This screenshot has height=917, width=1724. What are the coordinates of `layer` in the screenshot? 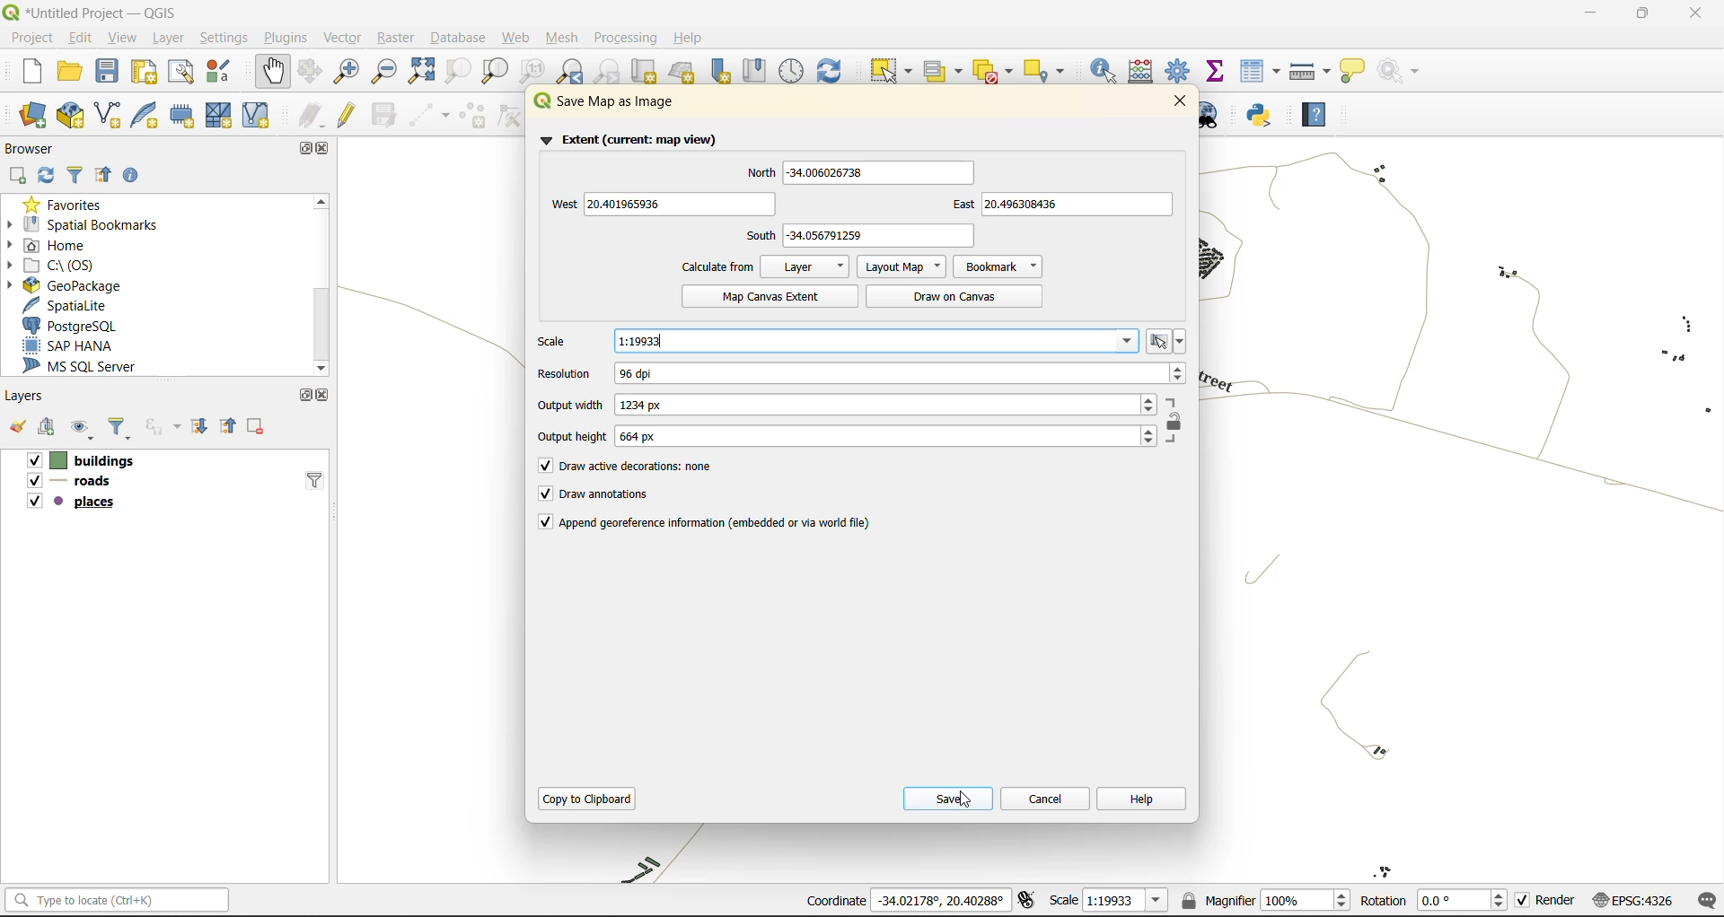 It's located at (169, 36).